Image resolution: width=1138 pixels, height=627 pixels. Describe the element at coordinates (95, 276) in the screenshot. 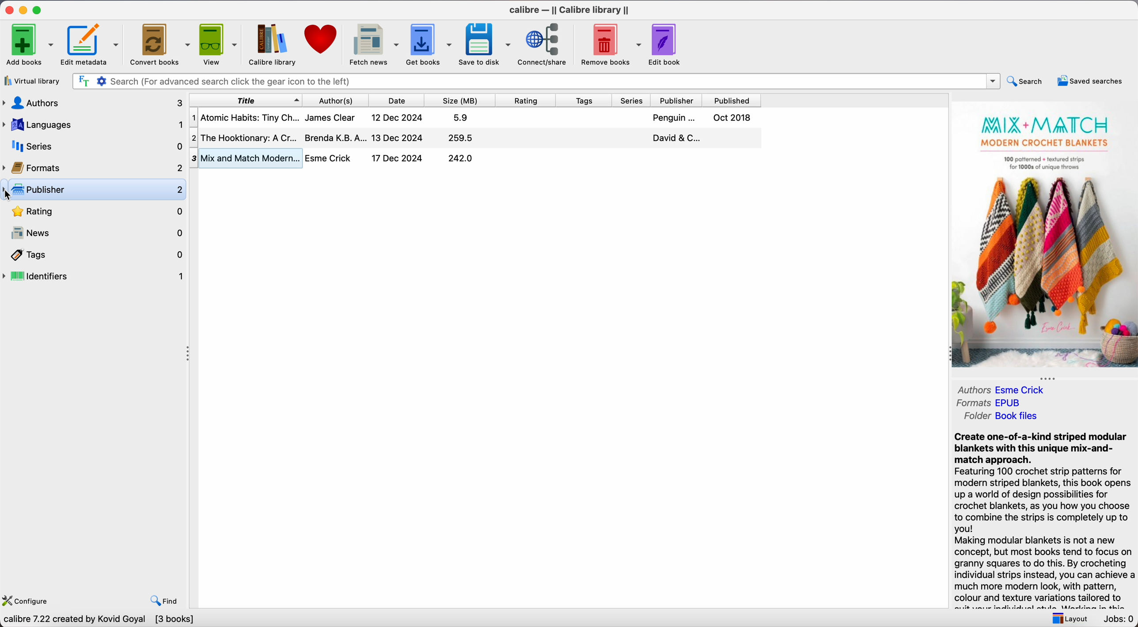

I see `identifiers` at that location.